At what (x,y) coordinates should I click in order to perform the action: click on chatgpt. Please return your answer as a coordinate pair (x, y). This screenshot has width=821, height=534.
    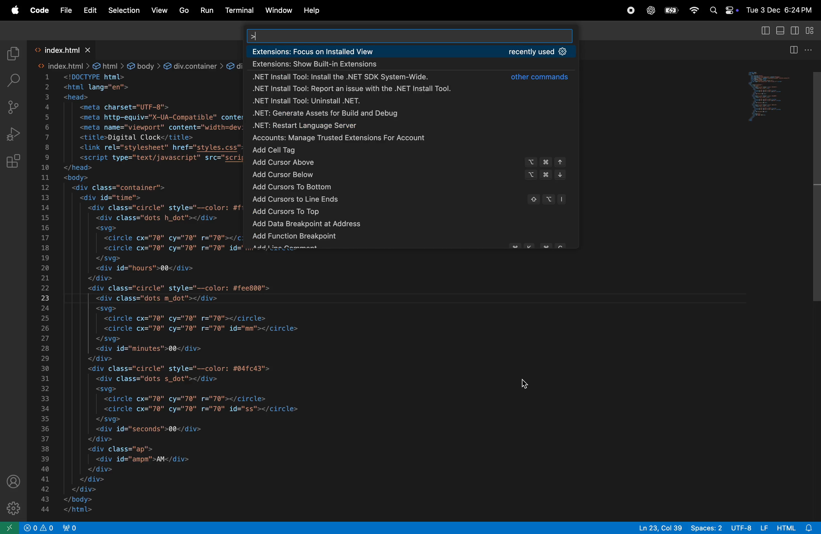
    Looking at the image, I should click on (652, 11).